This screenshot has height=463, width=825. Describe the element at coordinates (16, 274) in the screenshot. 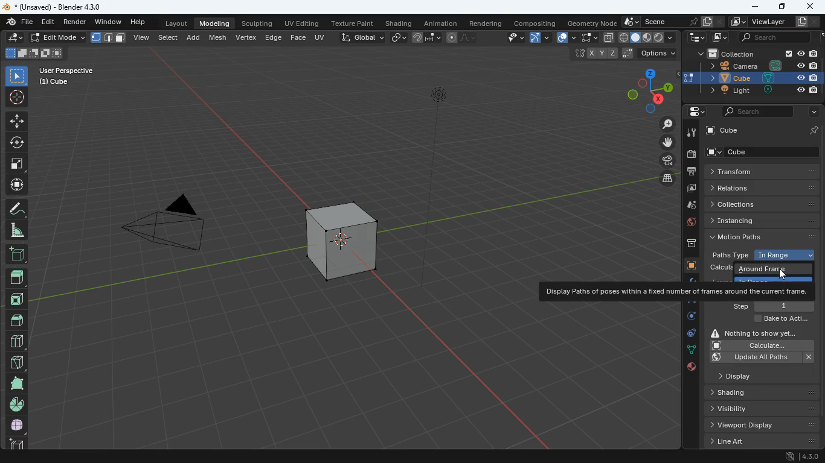

I see `up` at that location.